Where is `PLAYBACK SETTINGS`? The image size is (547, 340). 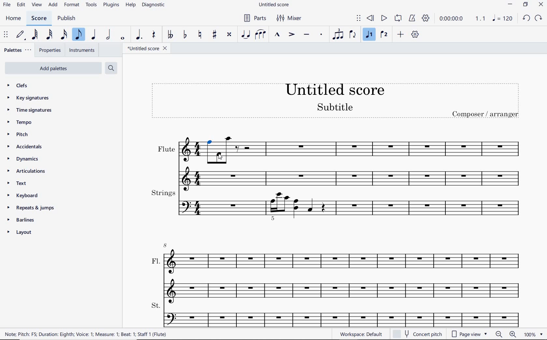
PLAYBACK SETTINGS is located at coordinates (426, 18).